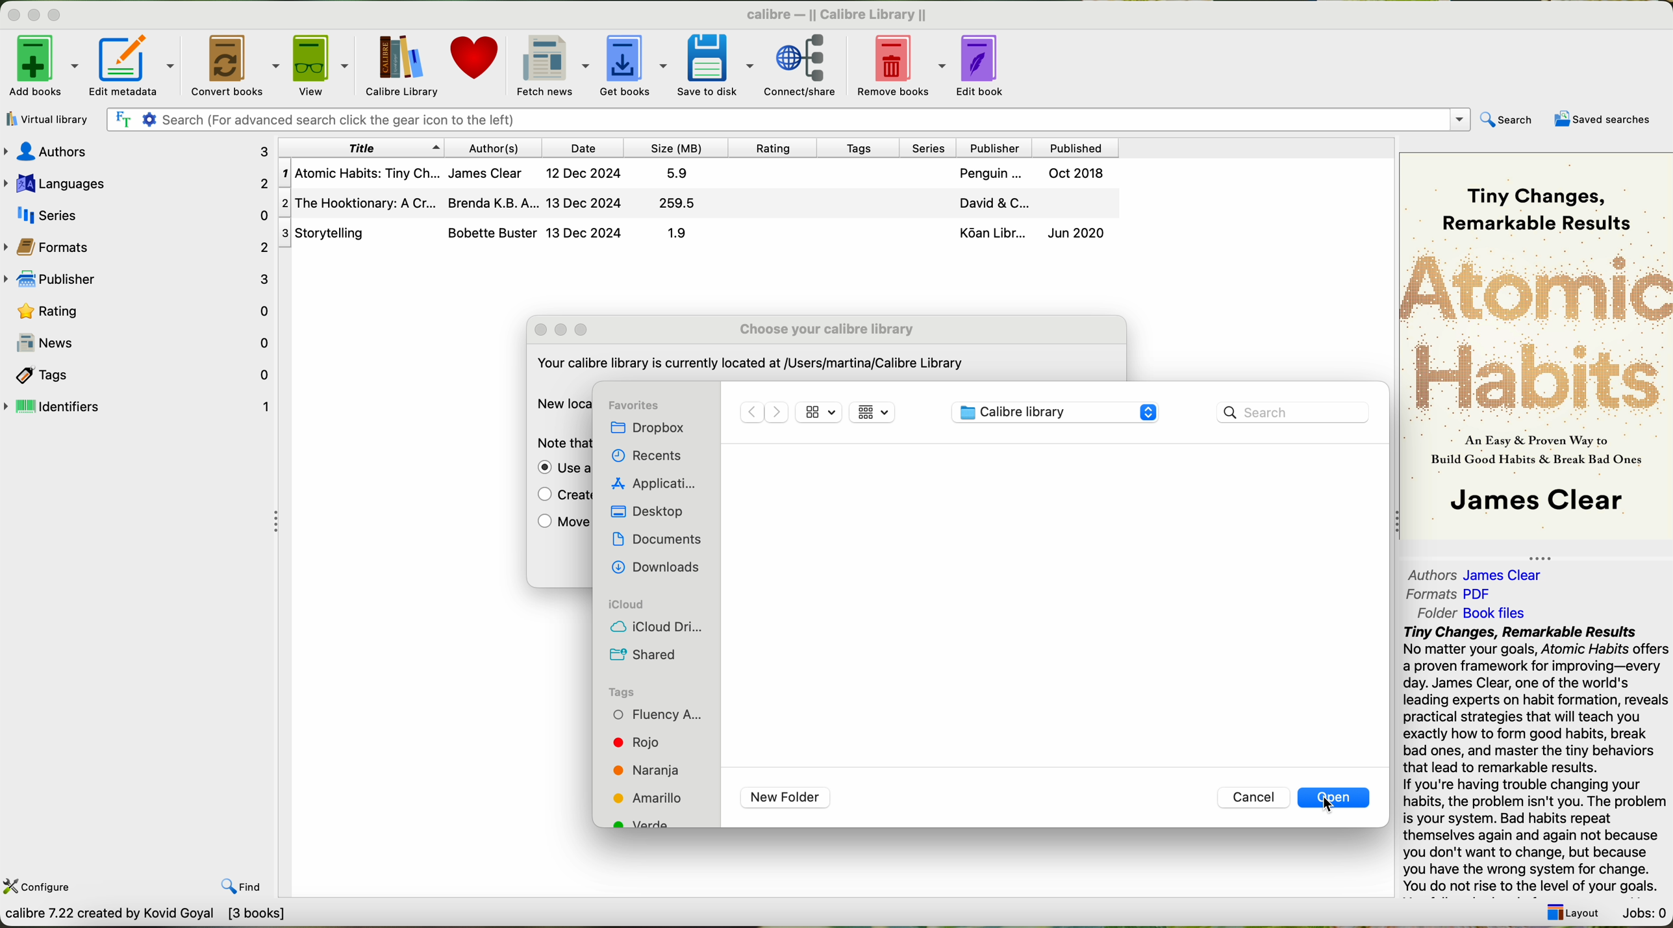 The height and width of the screenshot is (928, 1673). Describe the element at coordinates (49, 119) in the screenshot. I see `virtual library` at that location.